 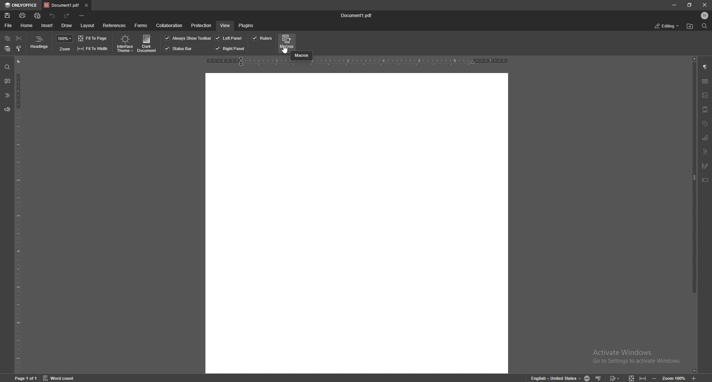 I want to click on save, so click(x=7, y=16).